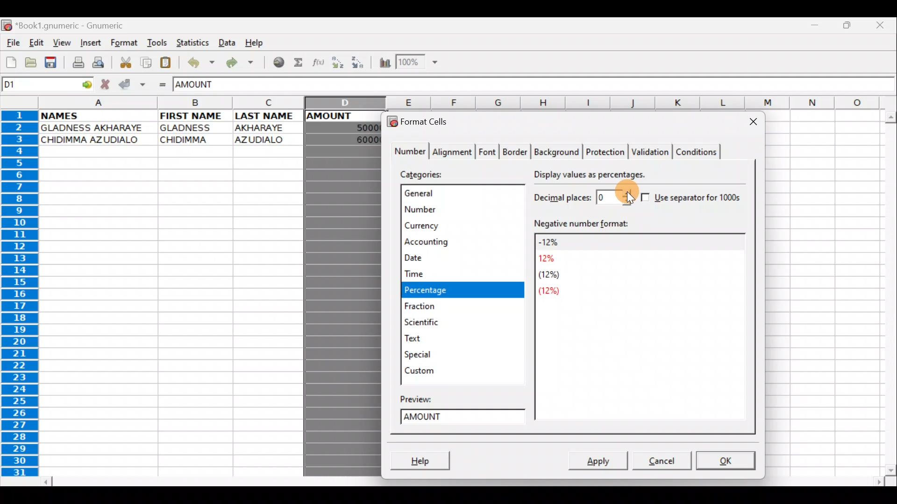 This screenshot has width=897, height=504. What do you see at coordinates (445, 242) in the screenshot?
I see `Accounting` at bounding box center [445, 242].